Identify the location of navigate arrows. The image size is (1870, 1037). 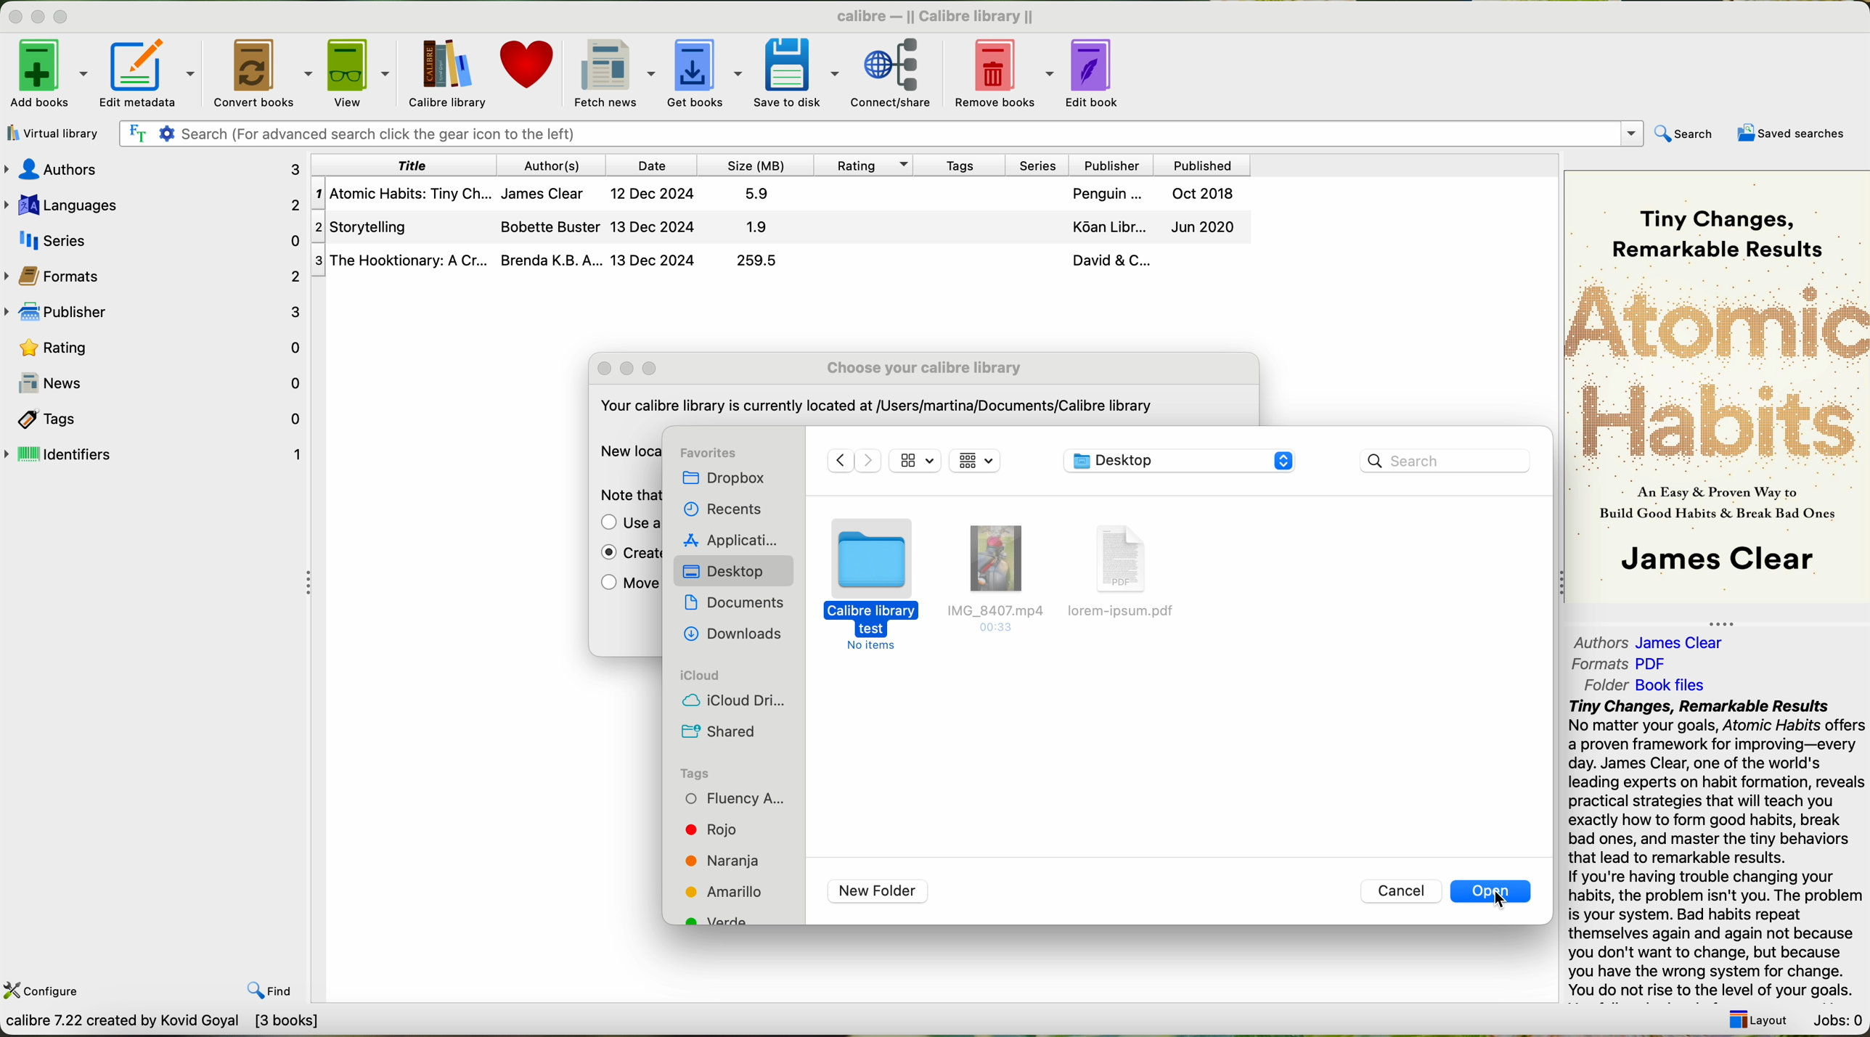
(852, 461).